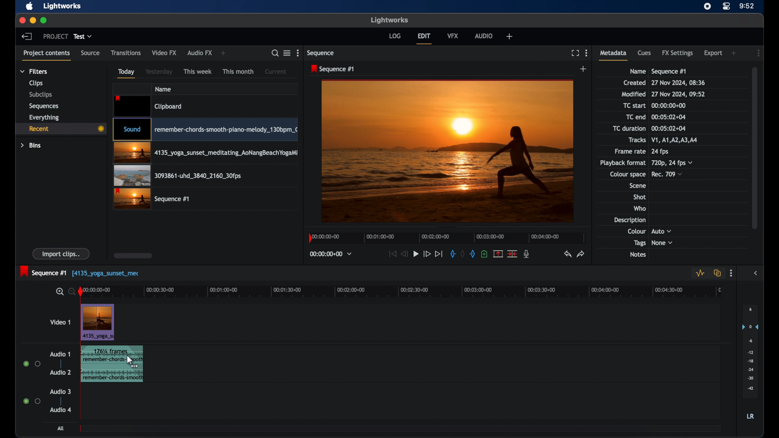 The width and height of the screenshot is (779, 438). What do you see at coordinates (750, 351) in the screenshot?
I see `set audio output levels` at bounding box center [750, 351].